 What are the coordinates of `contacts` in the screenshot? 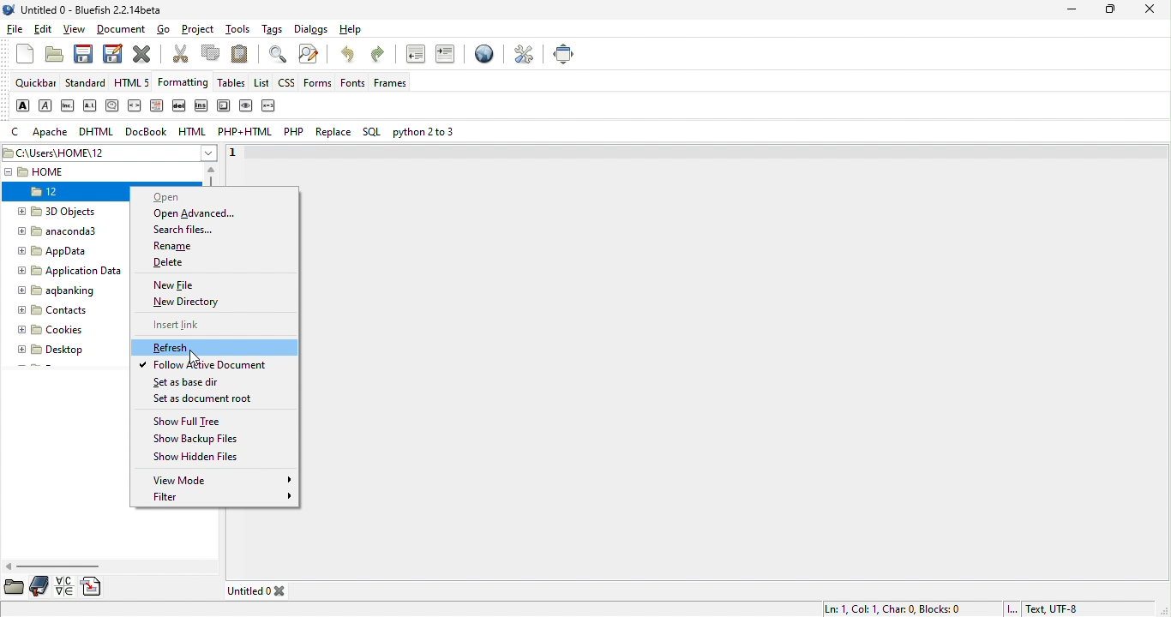 It's located at (56, 311).